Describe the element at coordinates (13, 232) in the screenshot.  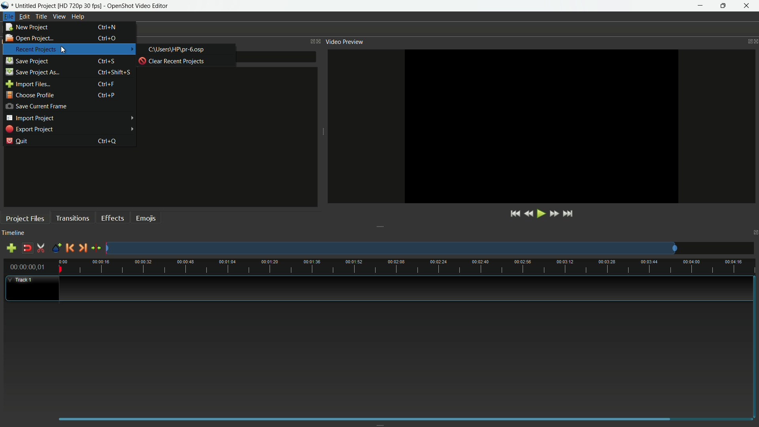
I see `timeline` at that location.